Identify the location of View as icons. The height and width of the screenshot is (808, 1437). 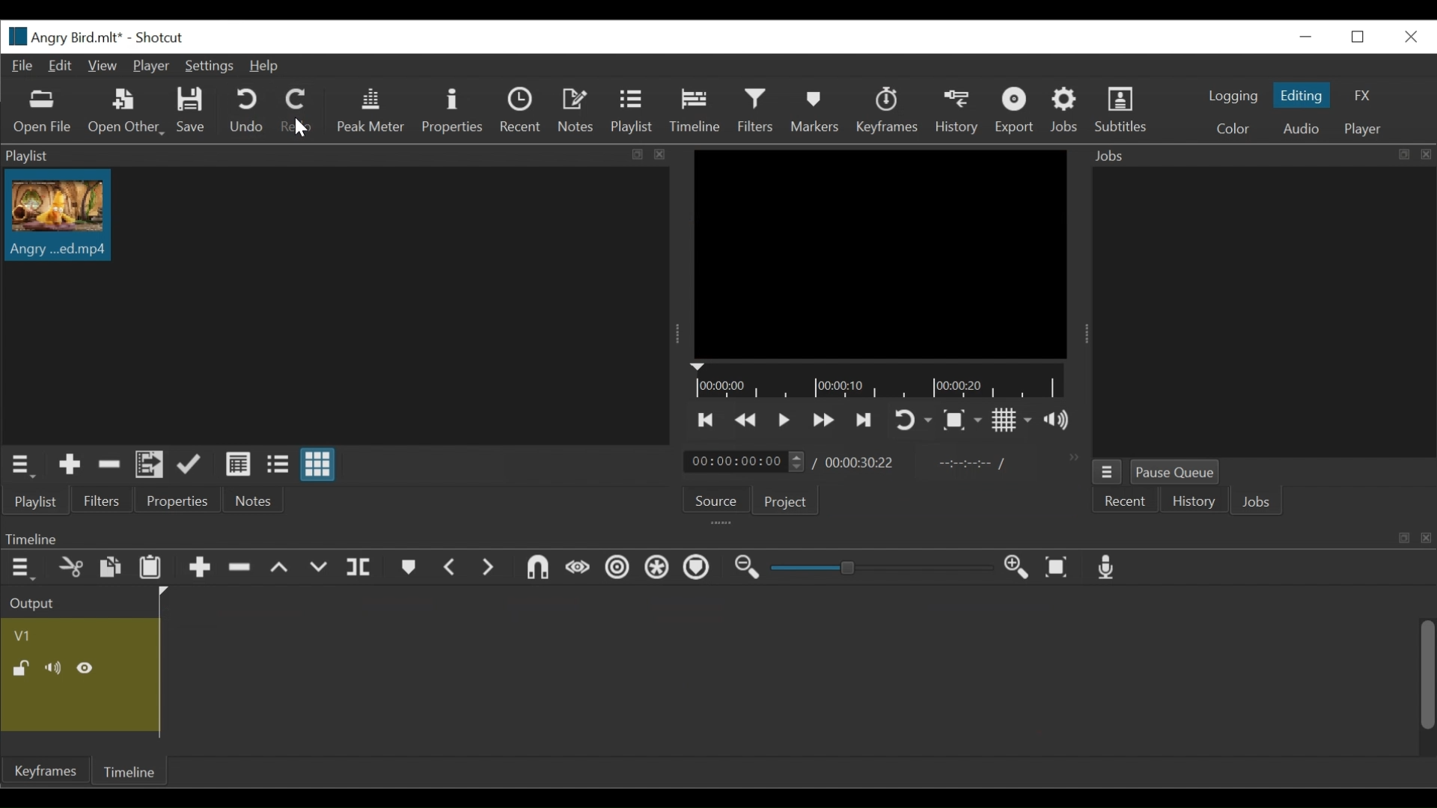
(318, 463).